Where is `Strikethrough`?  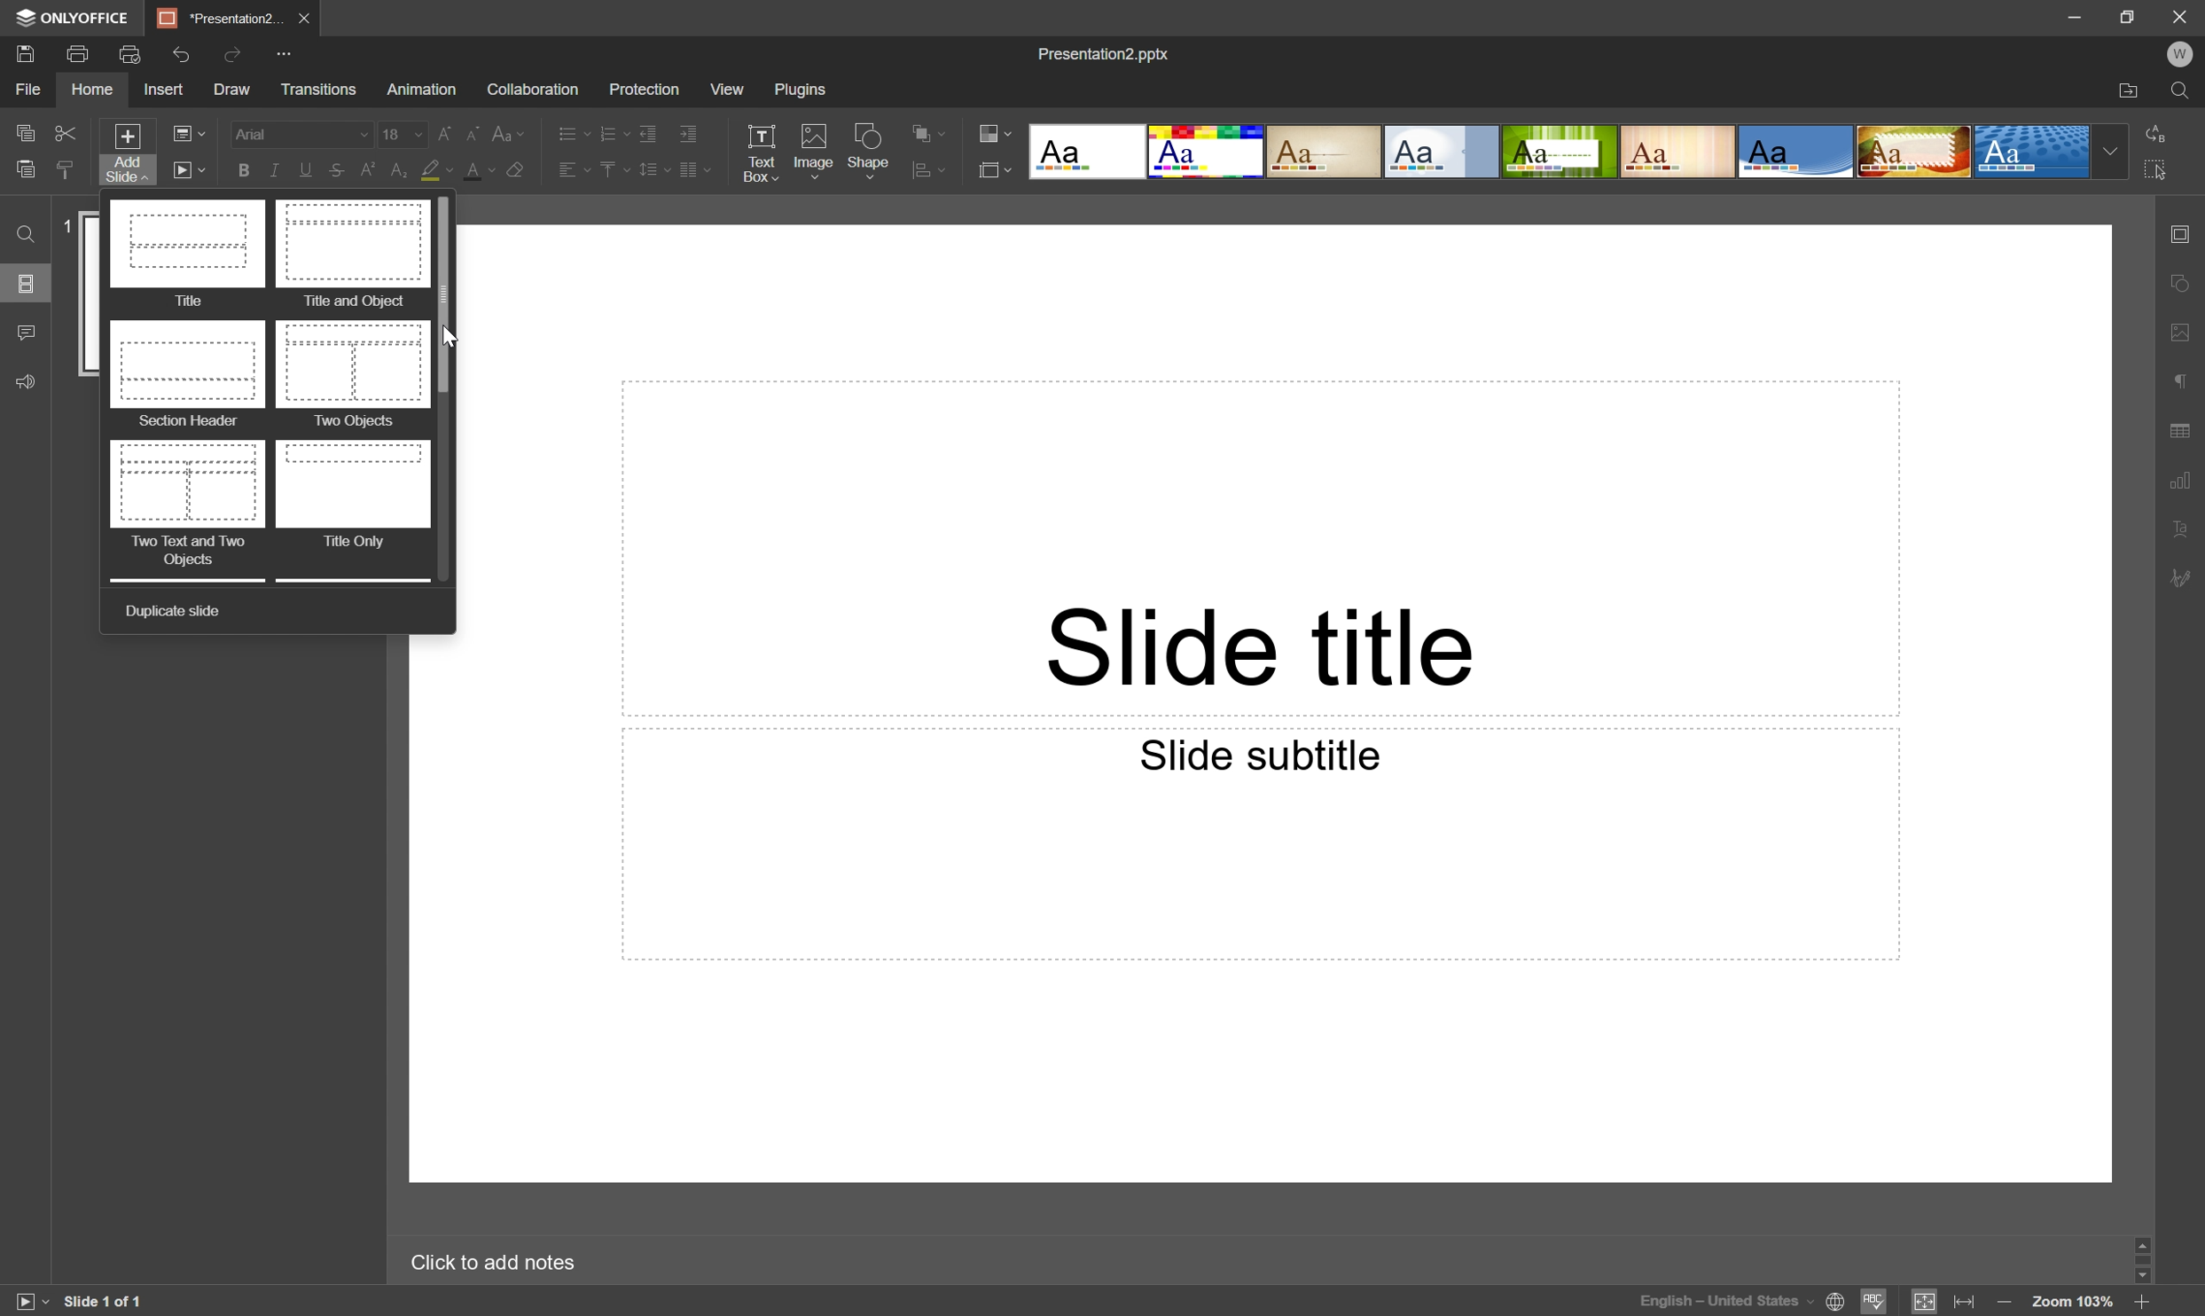 Strikethrough is located at coordinates (333, 171).